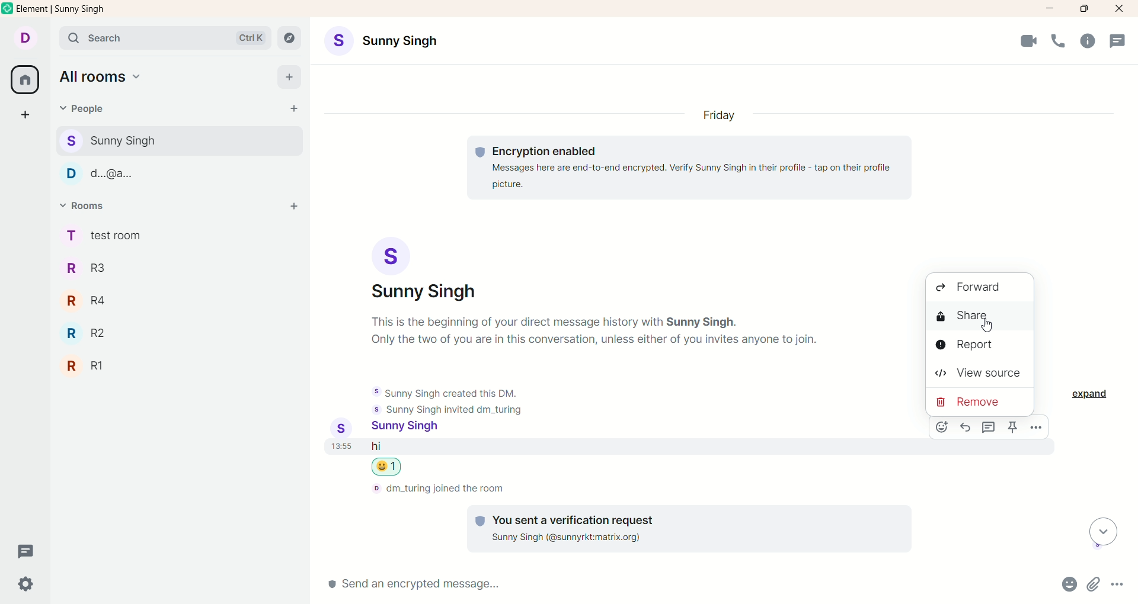 This screenshot has width=1138, height=604. Describe the element at coordinates (1091, 396) in the screenshot. I see `expand` at that location.